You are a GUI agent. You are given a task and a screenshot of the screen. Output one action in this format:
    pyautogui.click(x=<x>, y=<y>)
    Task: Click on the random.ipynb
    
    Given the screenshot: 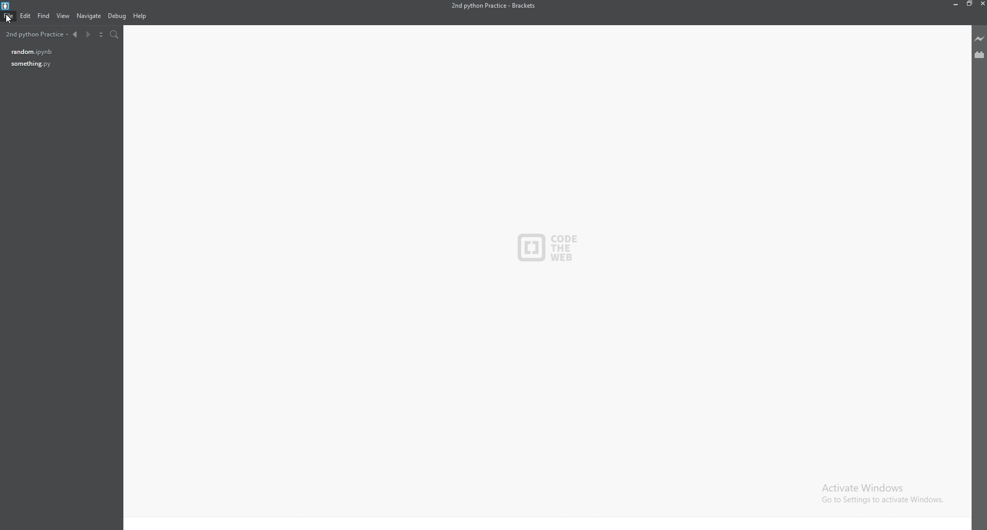 What is the action you would take?
    pyautogui.click(x=58, y=52)
    